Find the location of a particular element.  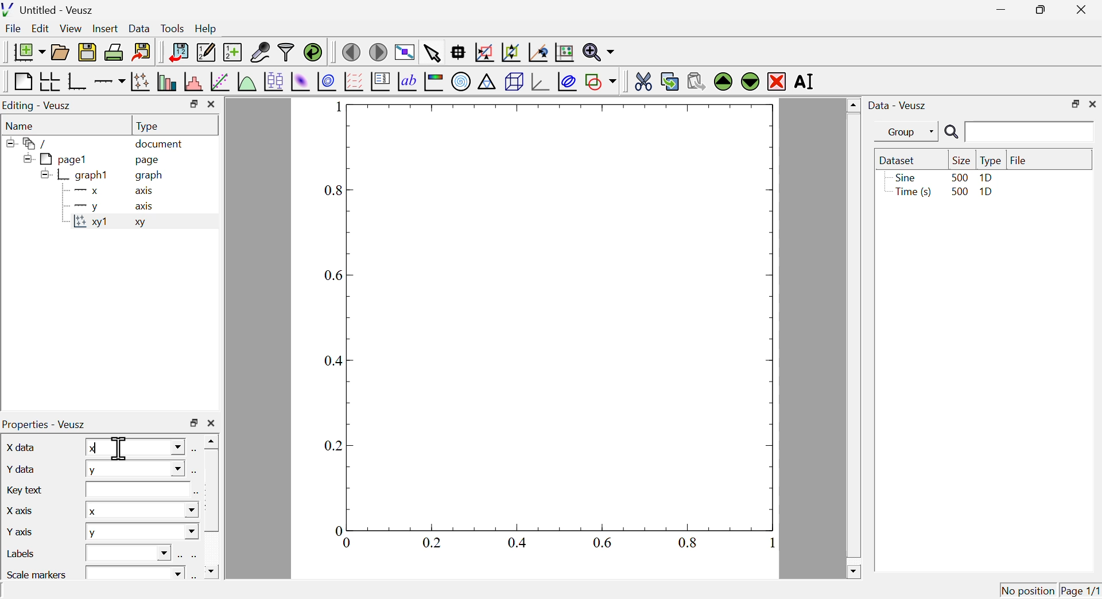

export to graphic formats is located at coordinates (142, 53).